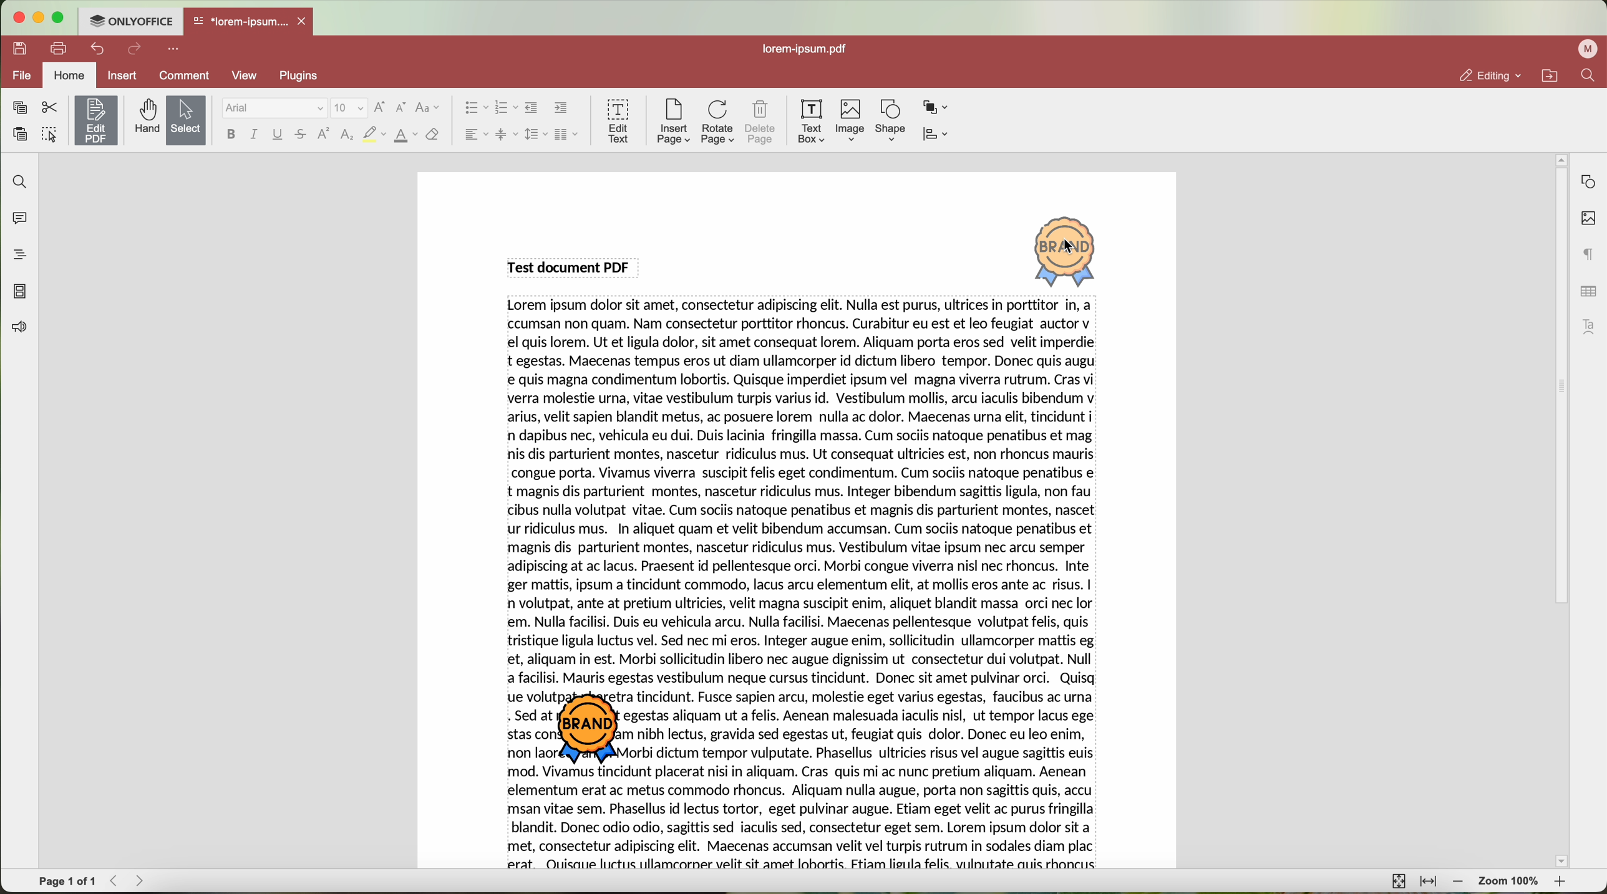 Image resolution: width=1607 pixels, height=894 pixels. Describe the element at coordinates (475, 134) in the screenshot. I see `horizontal align` at that location.